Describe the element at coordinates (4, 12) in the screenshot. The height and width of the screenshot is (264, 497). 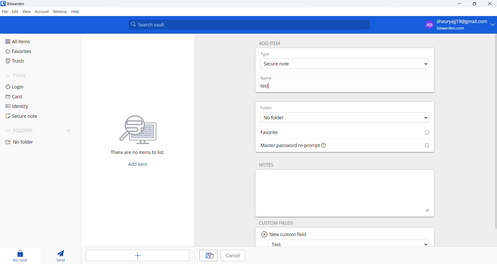
I see `file` at that location.